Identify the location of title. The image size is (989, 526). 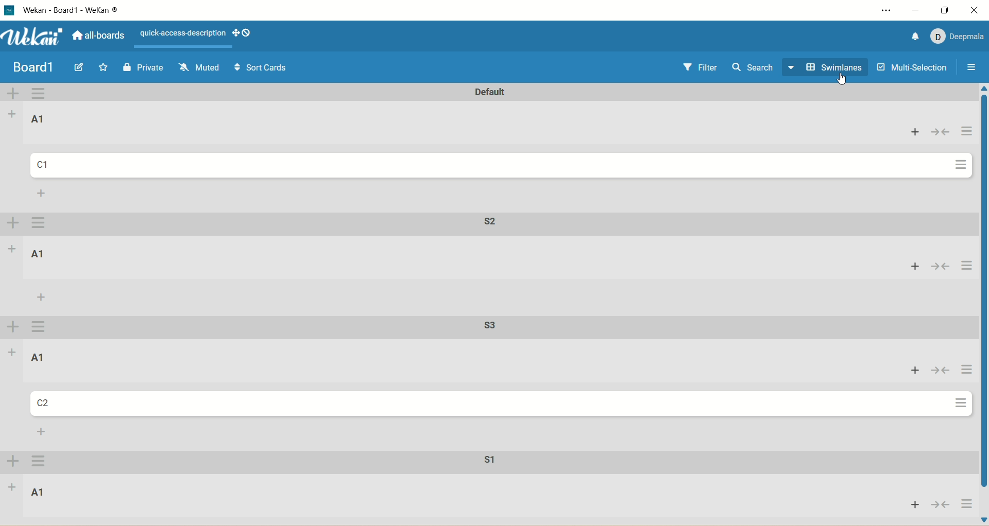
(84, 10).